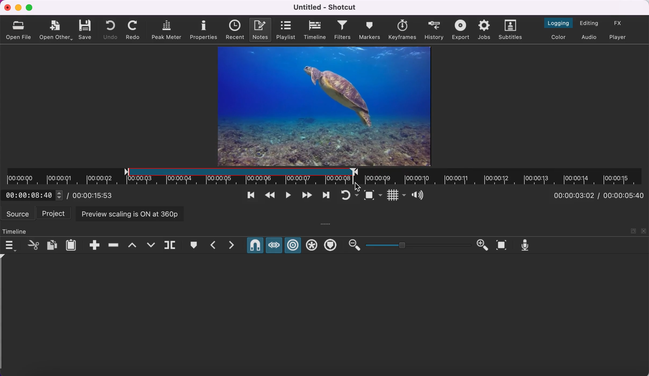 The height and width of the screenshot is (376, 649). What do you see at coordinates (621, 38) in the screenshot?
I see `switch to player only layout` at bounding box center [621, 38].